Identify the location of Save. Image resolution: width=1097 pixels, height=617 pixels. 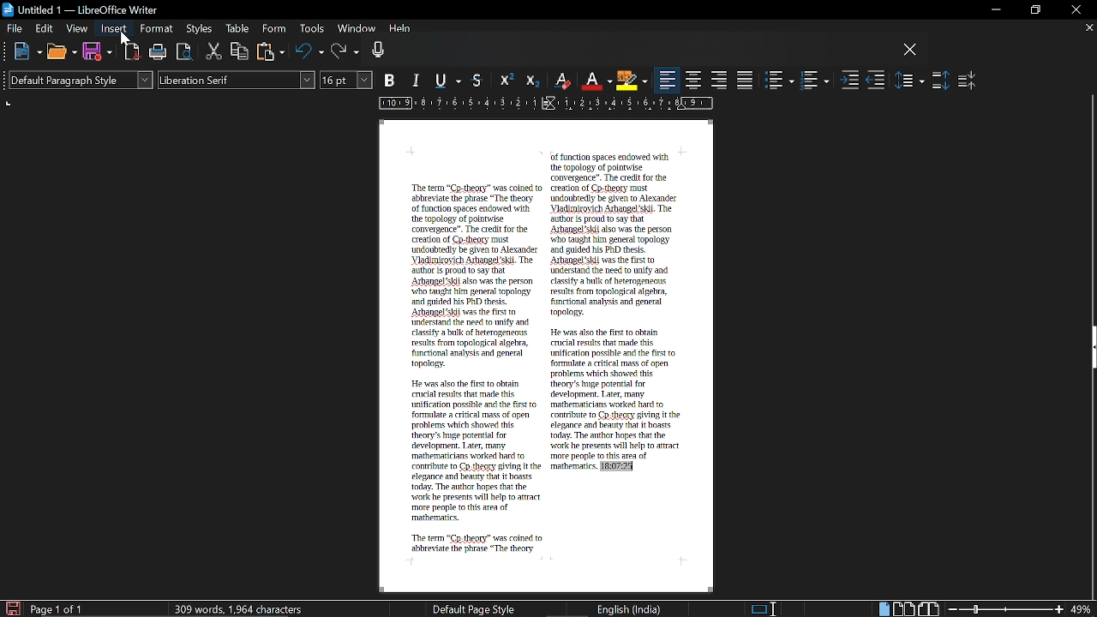
(11, 608).